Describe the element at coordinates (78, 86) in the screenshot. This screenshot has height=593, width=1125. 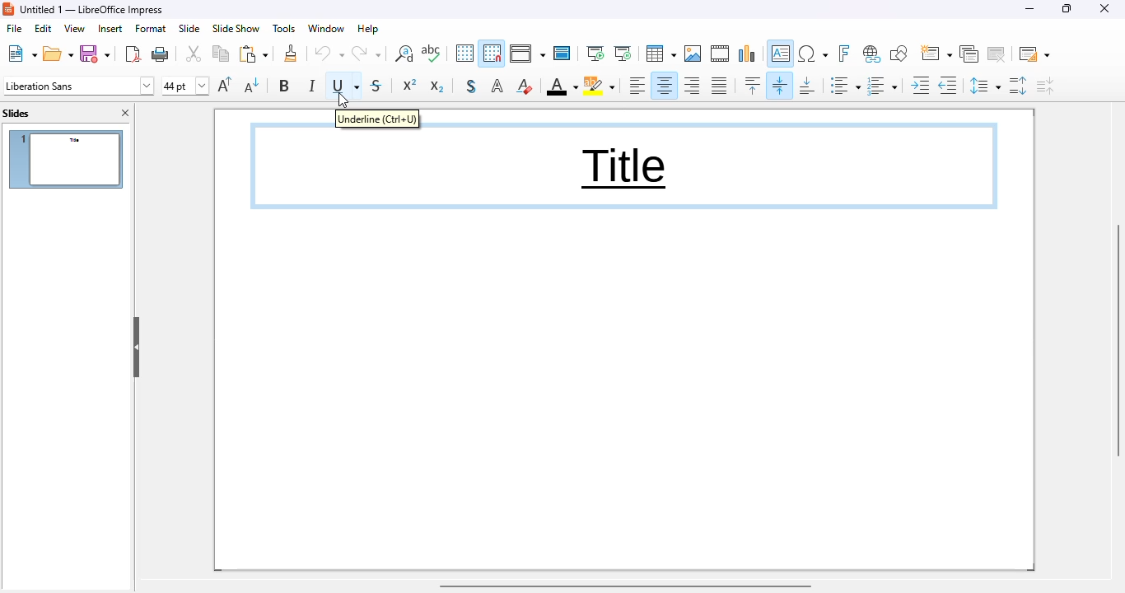
I see `font name` at that location.